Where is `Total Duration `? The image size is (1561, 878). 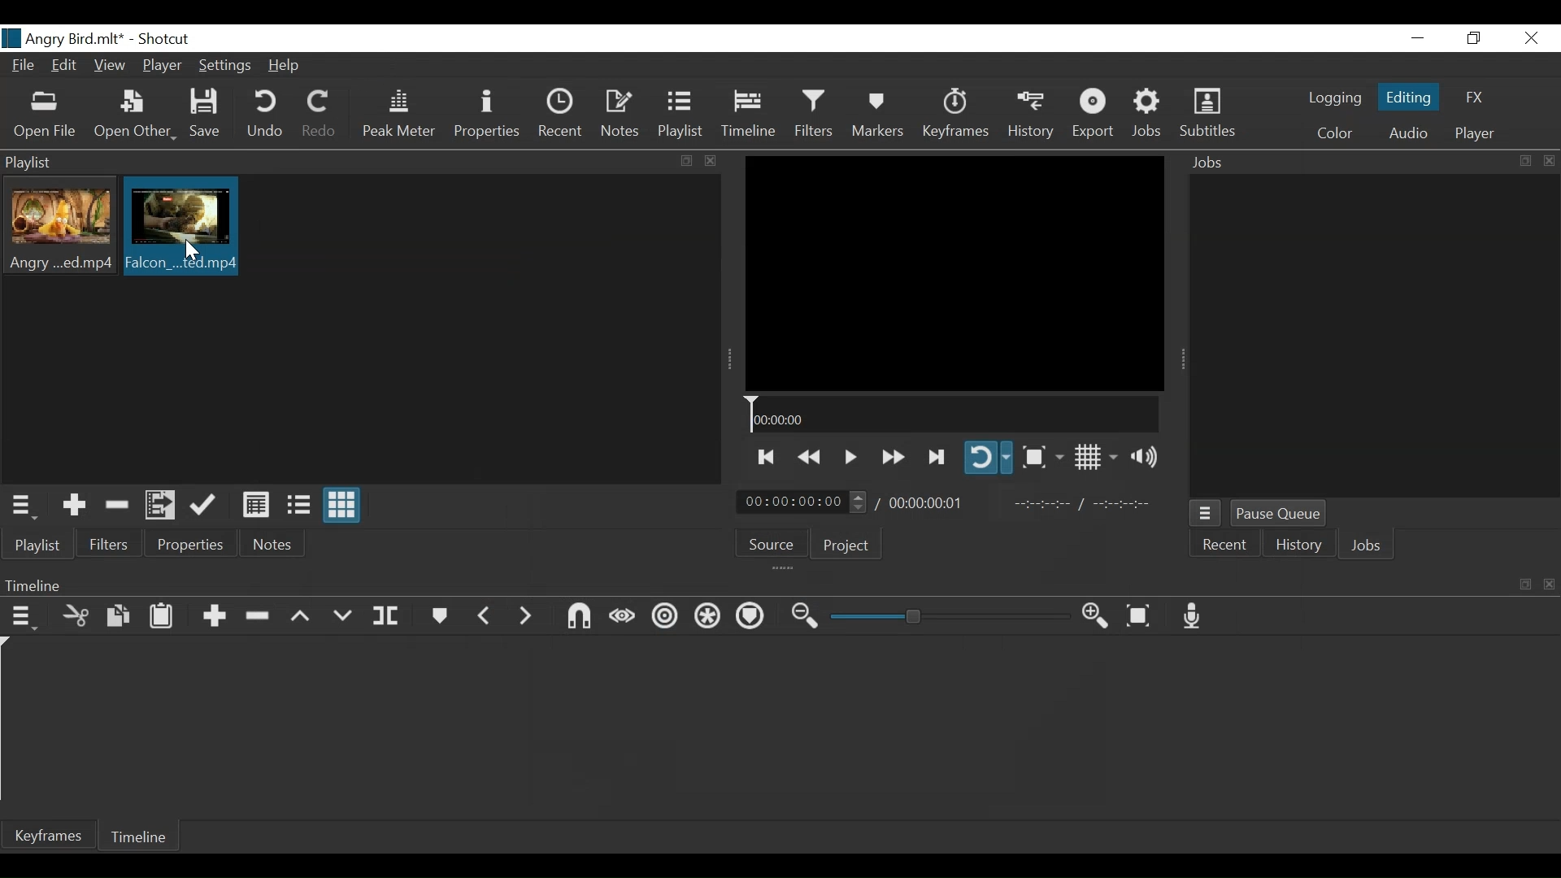 Total Duration  is located at coordinates (925, 502).